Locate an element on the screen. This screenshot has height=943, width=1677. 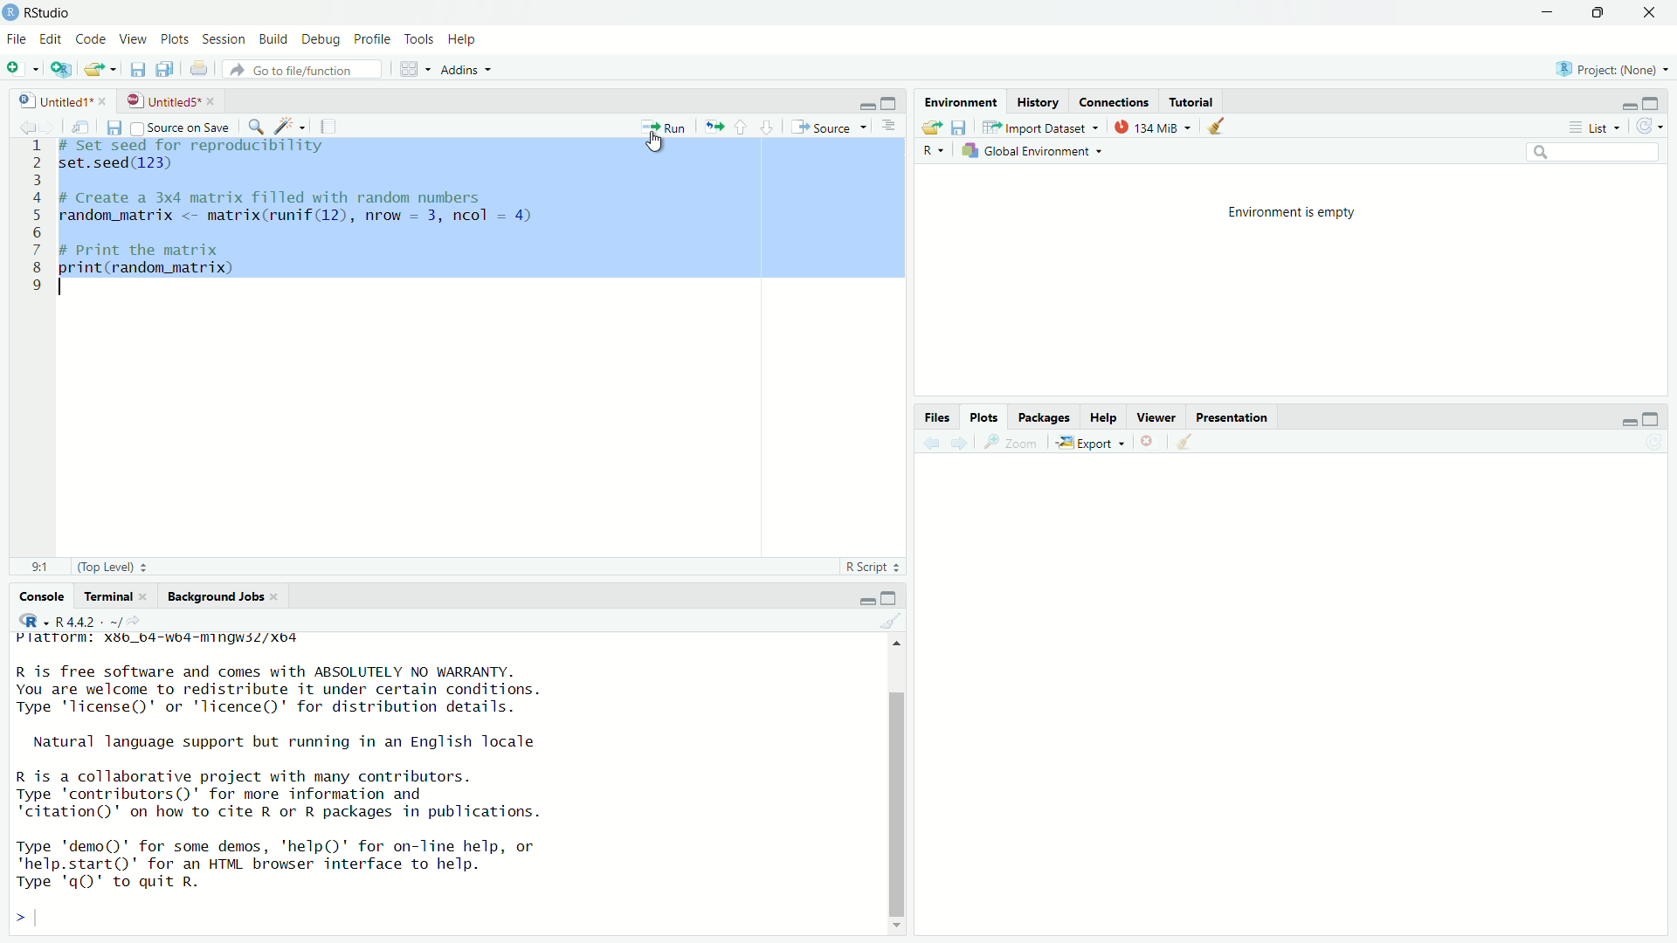
maximise is located at coordinates (1603, 16).